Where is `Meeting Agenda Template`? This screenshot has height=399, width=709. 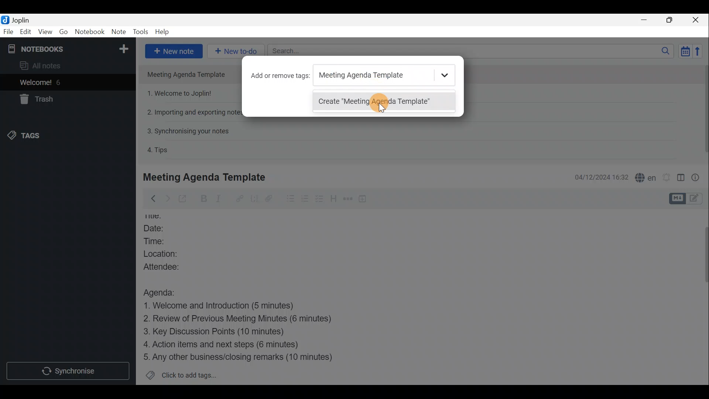
Meeting Agenda Template is located at coordinates (206, 177).